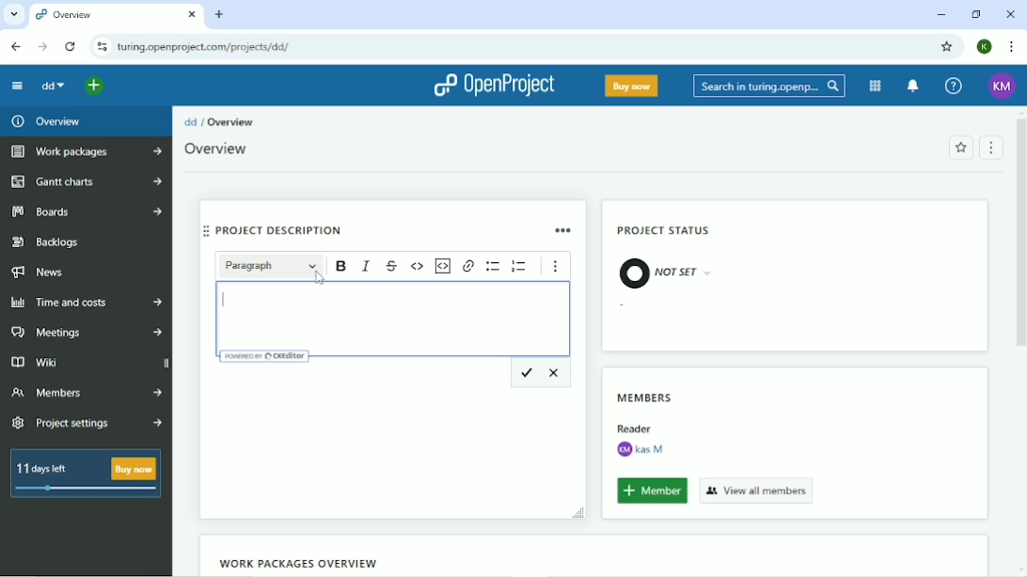 Image resolution: width=1027 pixels, height=577 pixels. What do you see at coordinates (1020, 239) in the screenshot?
I see `Vertical scrollbar` at bounding box center [1020, 239].